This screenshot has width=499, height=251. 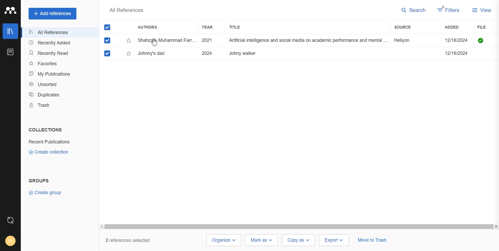 What do you see at coordinates (481, 41) in the screenshot?
I see `file available` at bounding box center [481, 41].